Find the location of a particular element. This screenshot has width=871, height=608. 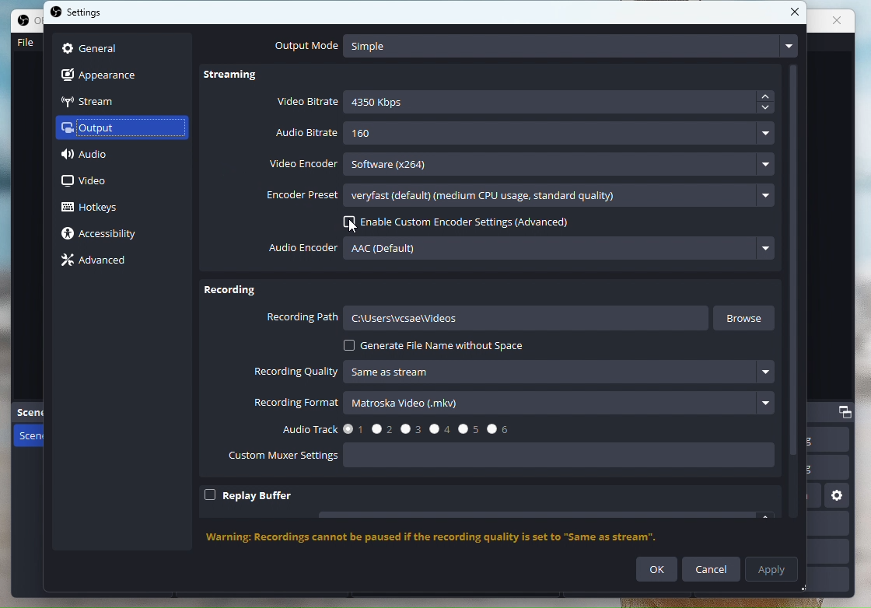

Browse is located at coordinates (748, 320).